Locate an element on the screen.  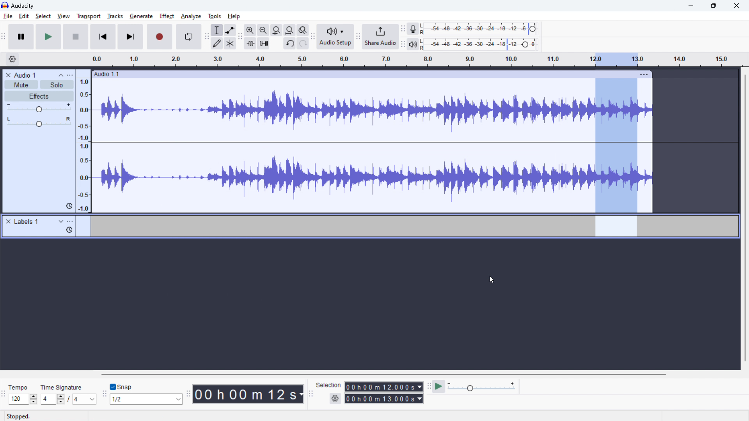
amplitude is located at coordinates (84, 141).